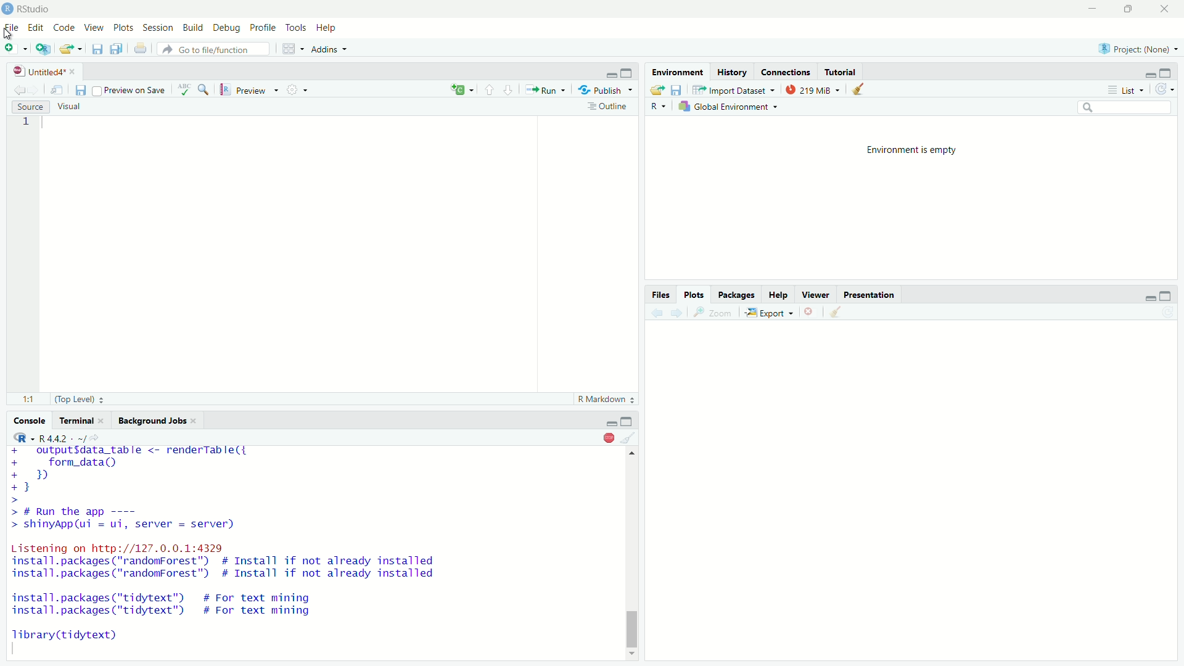 This screenshot has width=1184, height=666. Describe the element at coordinates (661, 107) in the screenshot. I see `currently used language - R` at that location.